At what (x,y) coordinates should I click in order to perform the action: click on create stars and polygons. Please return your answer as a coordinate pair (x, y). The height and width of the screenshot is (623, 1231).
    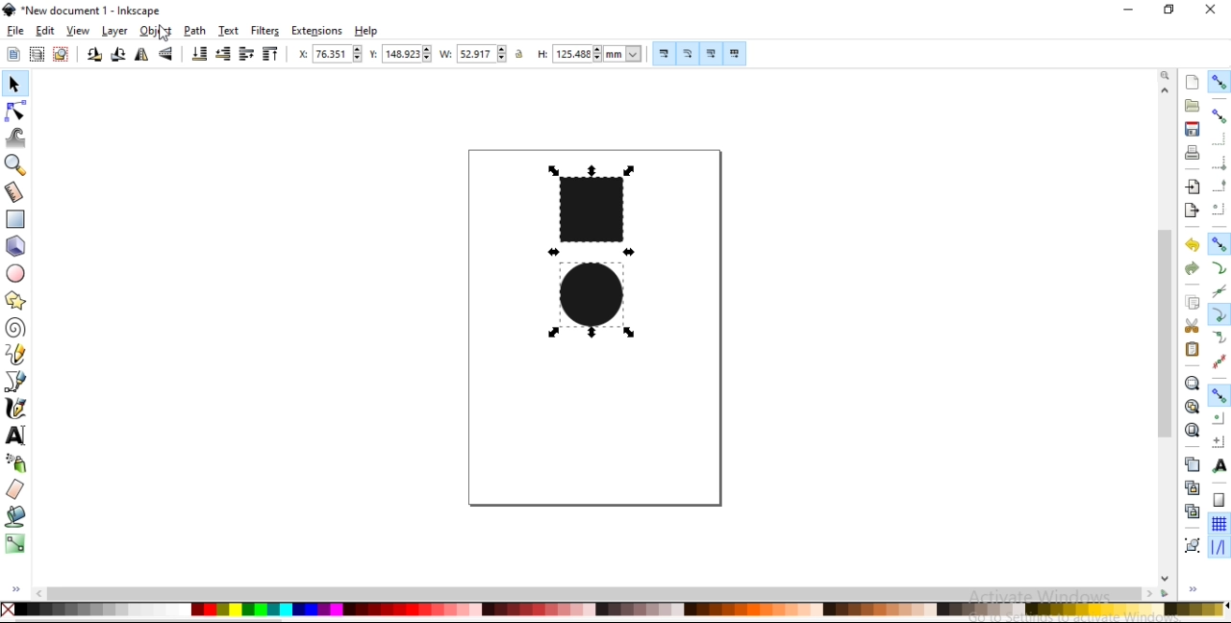
    Looking at the image, I should click on (17, 300).